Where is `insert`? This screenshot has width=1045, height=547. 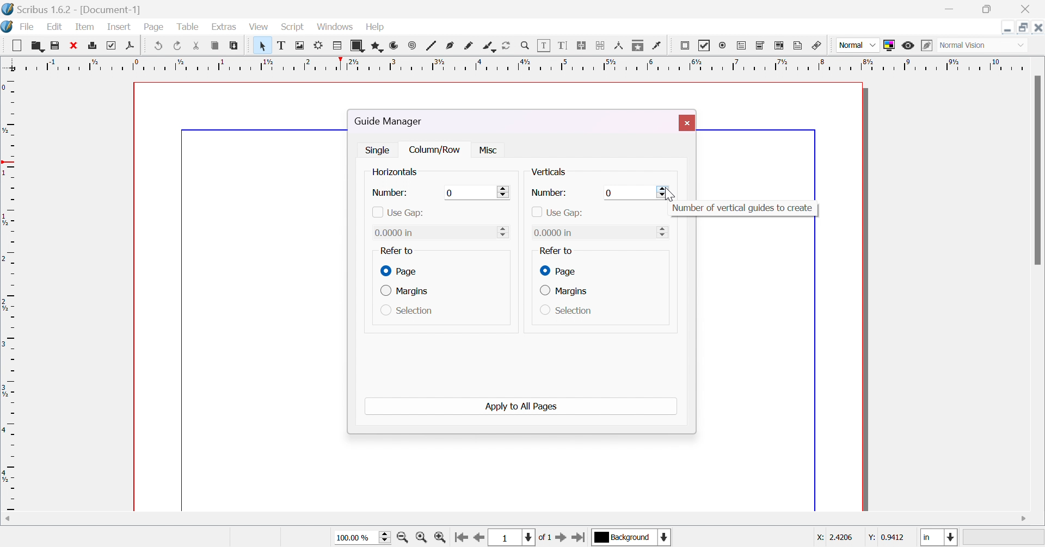
insert is located at coordinates (117, 26).